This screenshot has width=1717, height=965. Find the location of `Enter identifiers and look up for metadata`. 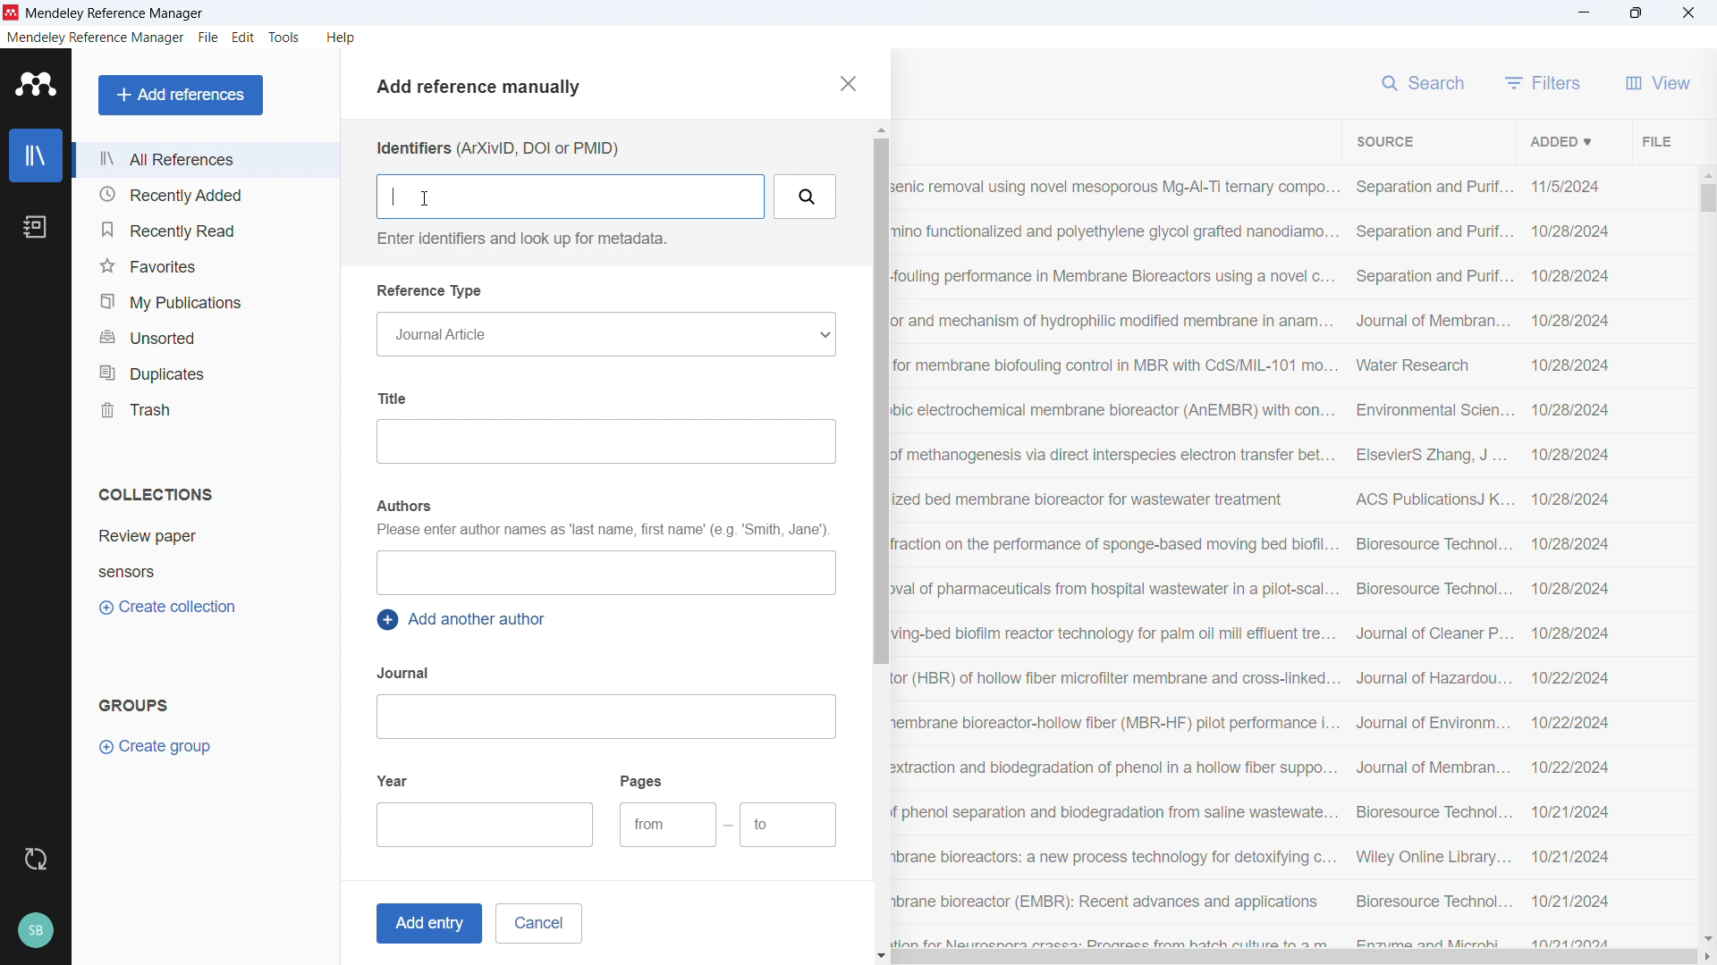

Enter identifiers and look up for metadata is located at coordinates (519, 239).